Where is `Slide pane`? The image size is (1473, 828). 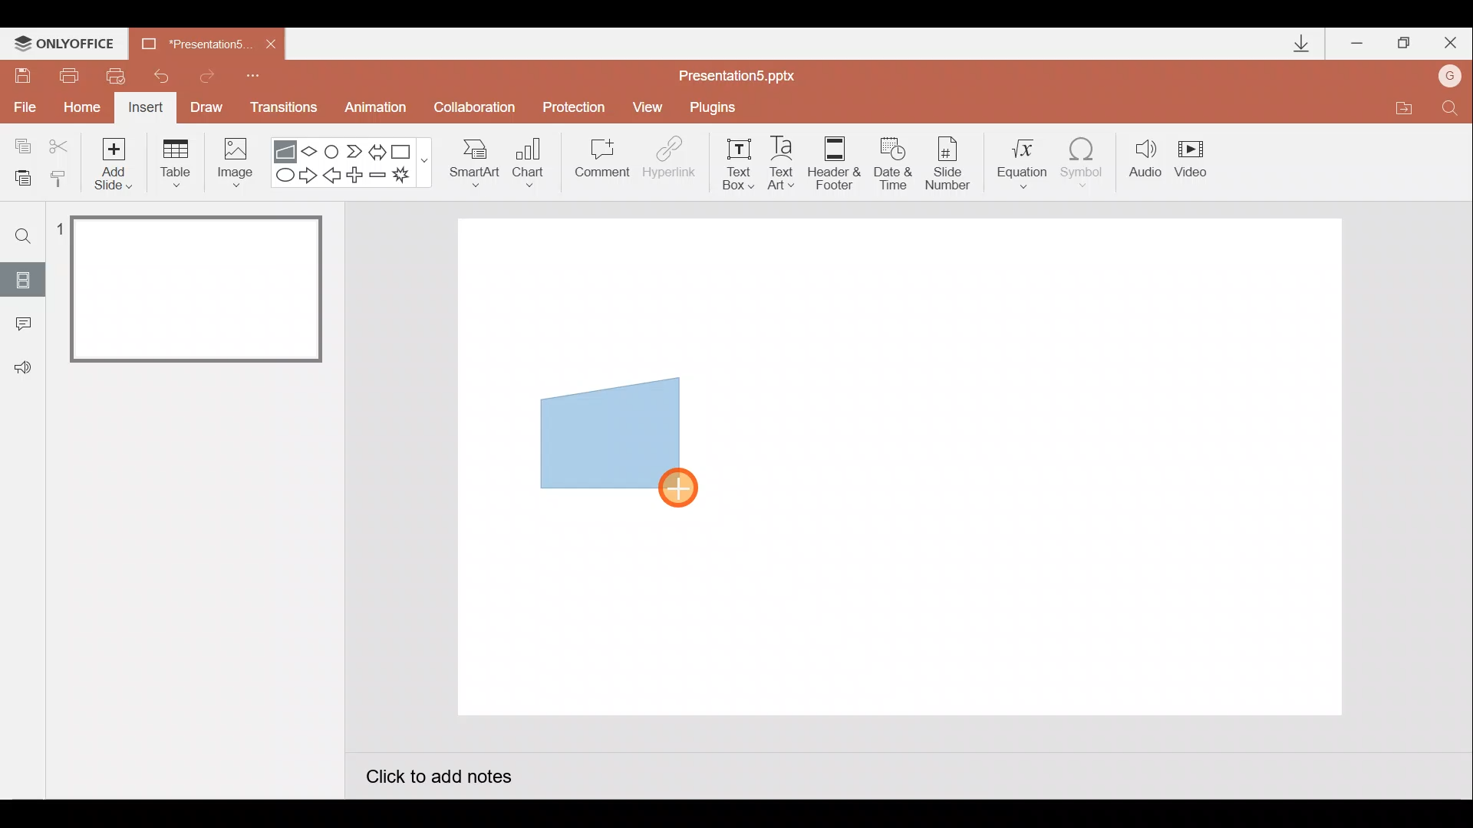 Slide pane is located at coordinates (199, 444).